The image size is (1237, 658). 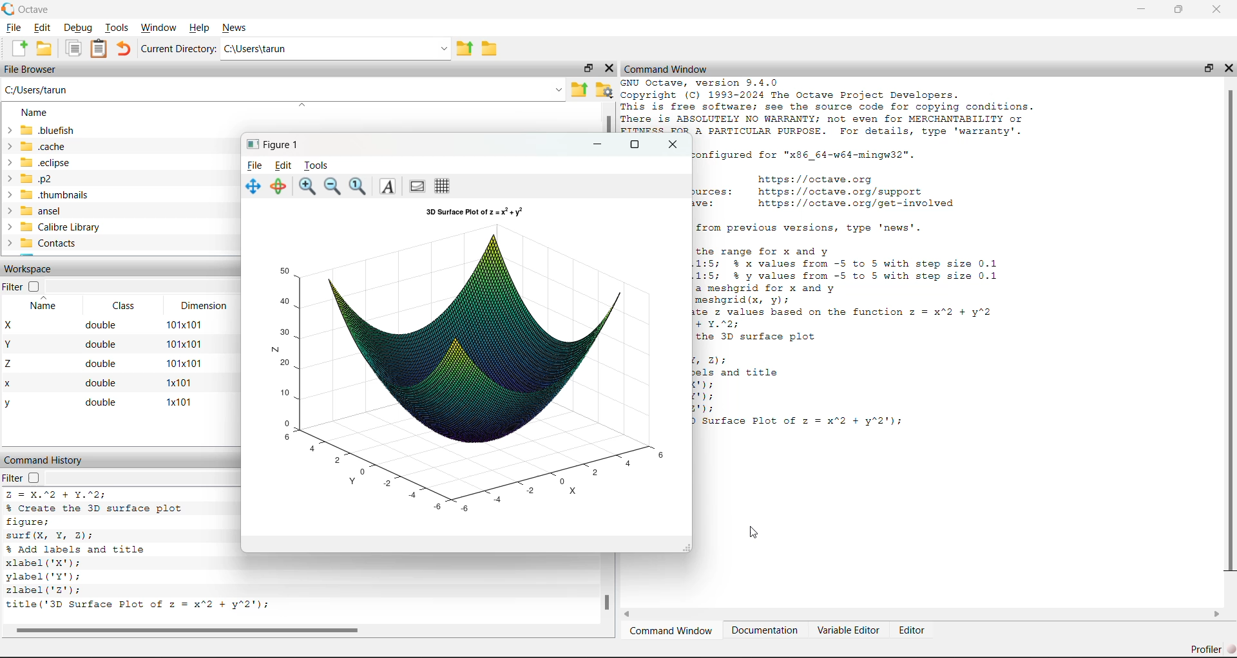 I want to click on Current Directory:, so click(x=179, y=48).